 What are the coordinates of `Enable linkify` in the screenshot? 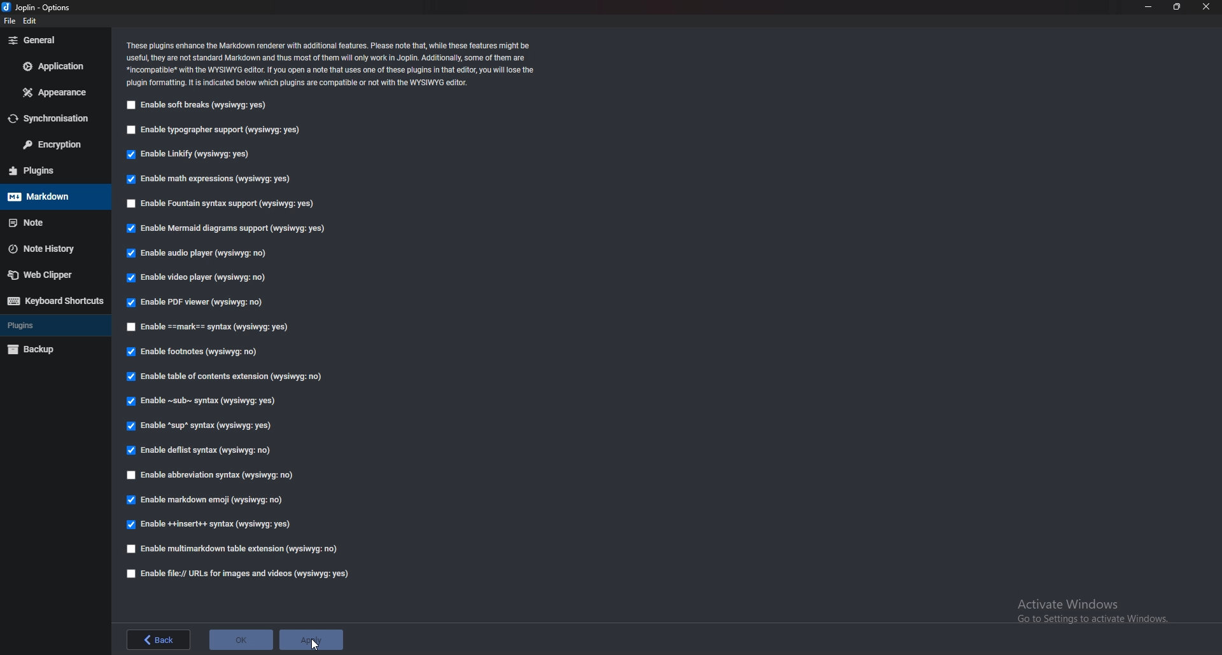 It's located at (188, 156).